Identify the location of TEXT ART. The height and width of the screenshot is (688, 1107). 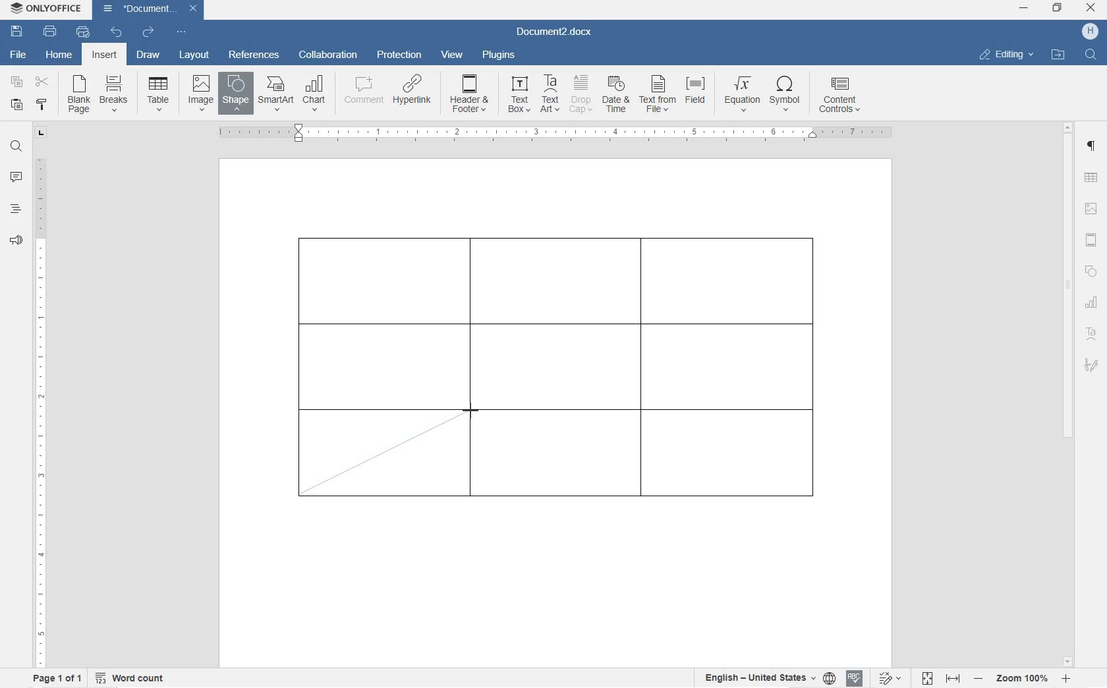
(548, 95).